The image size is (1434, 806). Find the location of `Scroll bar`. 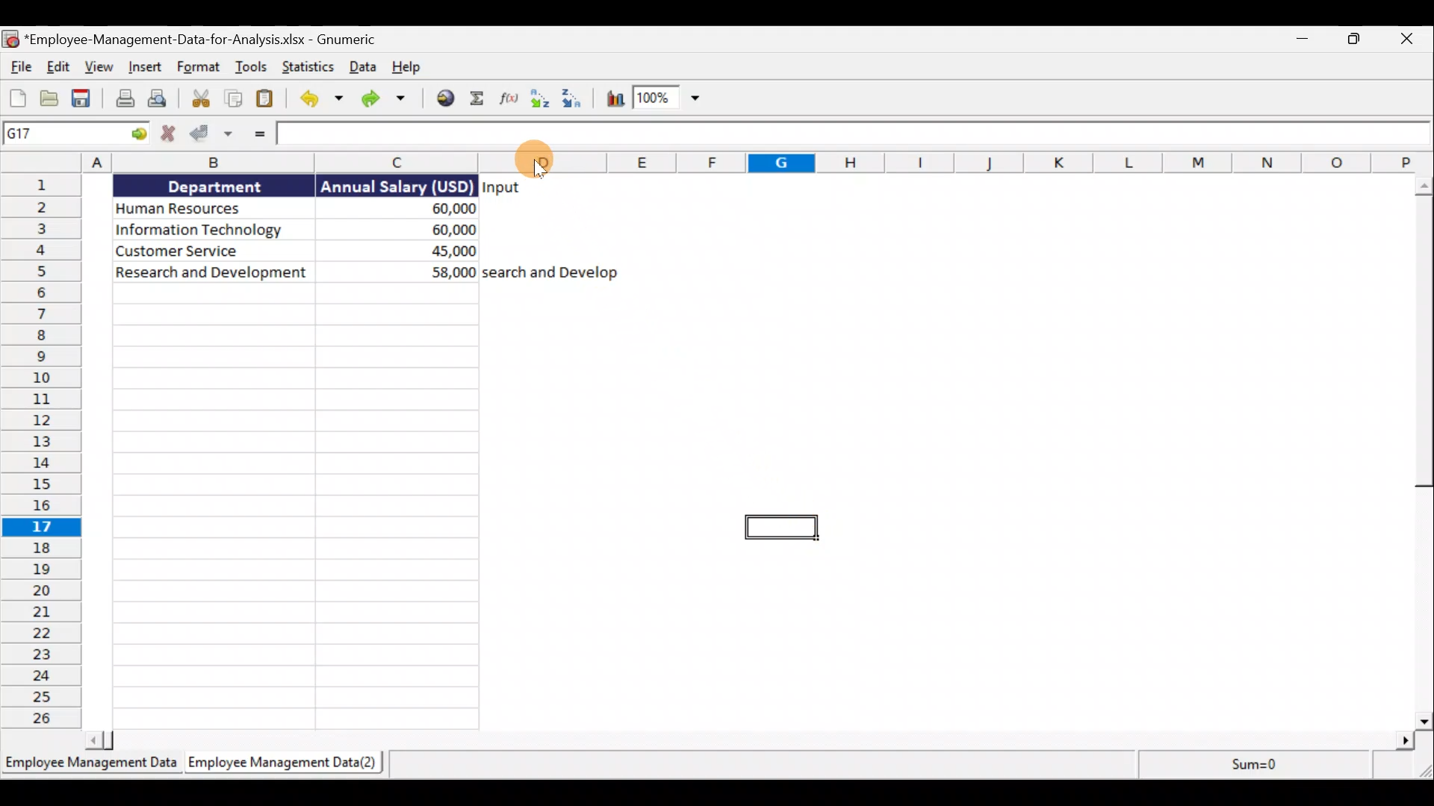

Scroll bar is located at coordinates (754, 738).